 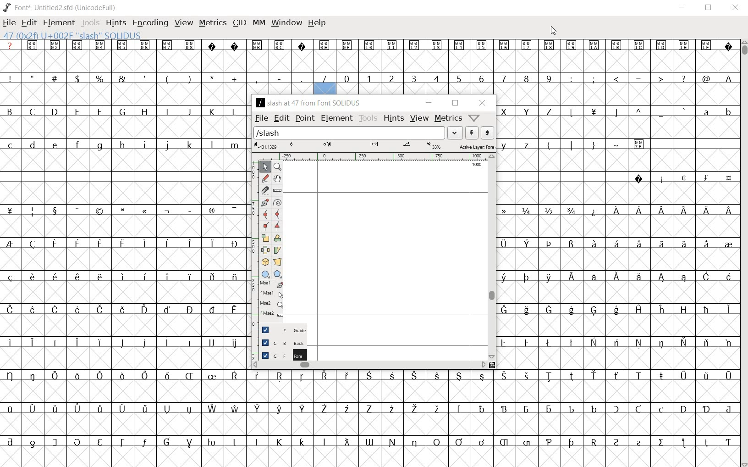 I want to click on Magnify, so click(x=277, y=167).